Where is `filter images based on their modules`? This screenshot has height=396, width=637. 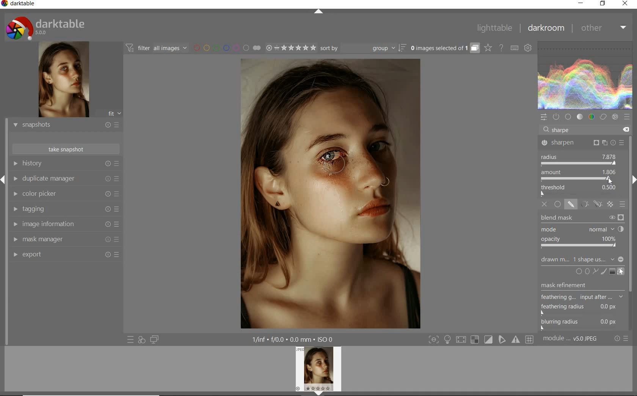
filter images based on their modules is located at coordinates (155, 47).